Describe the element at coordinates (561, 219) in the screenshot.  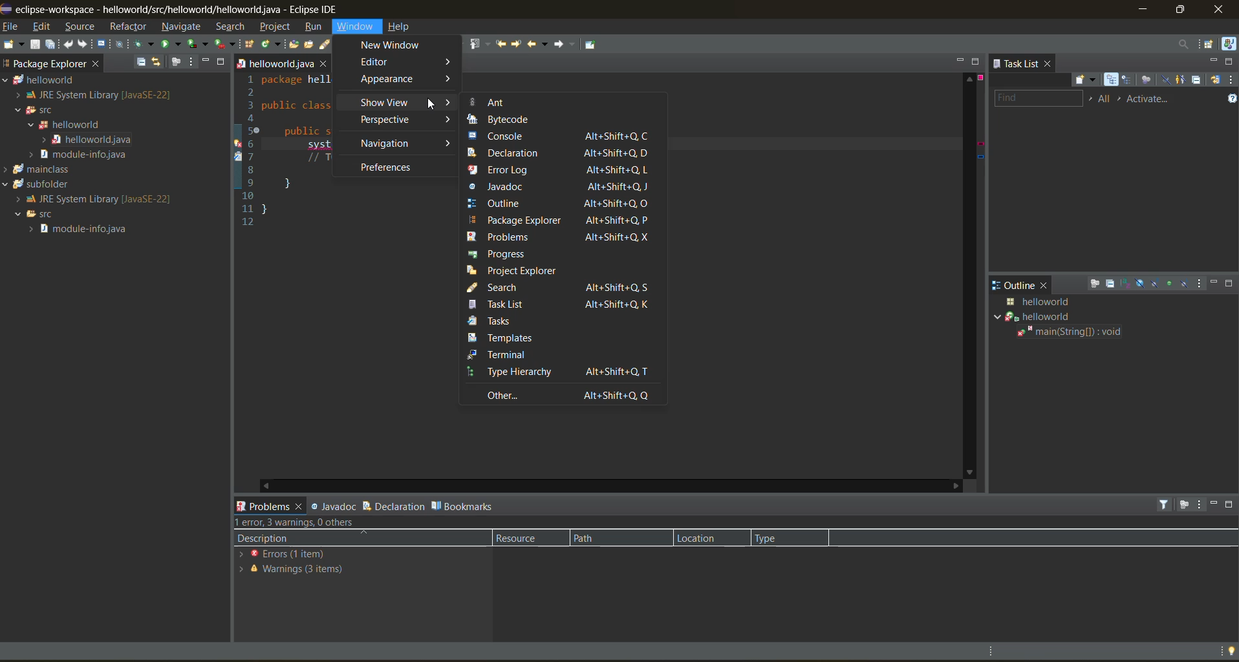
I see `package explorer` at that location.